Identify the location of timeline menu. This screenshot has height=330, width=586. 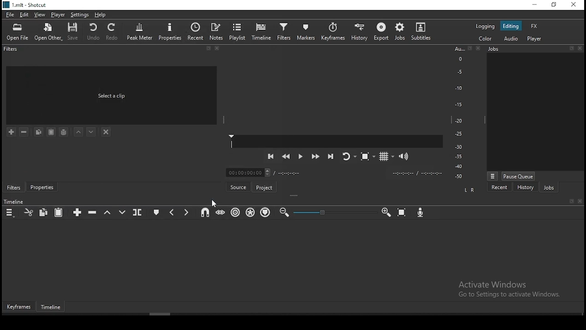
(10, 212).